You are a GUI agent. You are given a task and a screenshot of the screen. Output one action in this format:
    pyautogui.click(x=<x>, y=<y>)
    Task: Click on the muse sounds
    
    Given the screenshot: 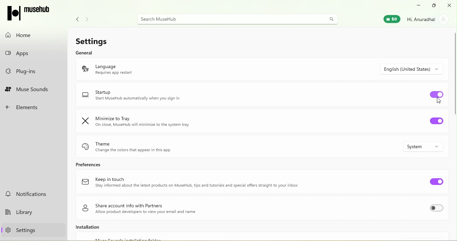 What is the action you would take?
    pyautogui.click(x=32, y=89)
    